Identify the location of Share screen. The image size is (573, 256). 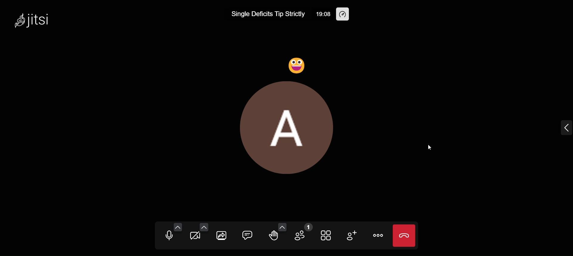
(223, 235).